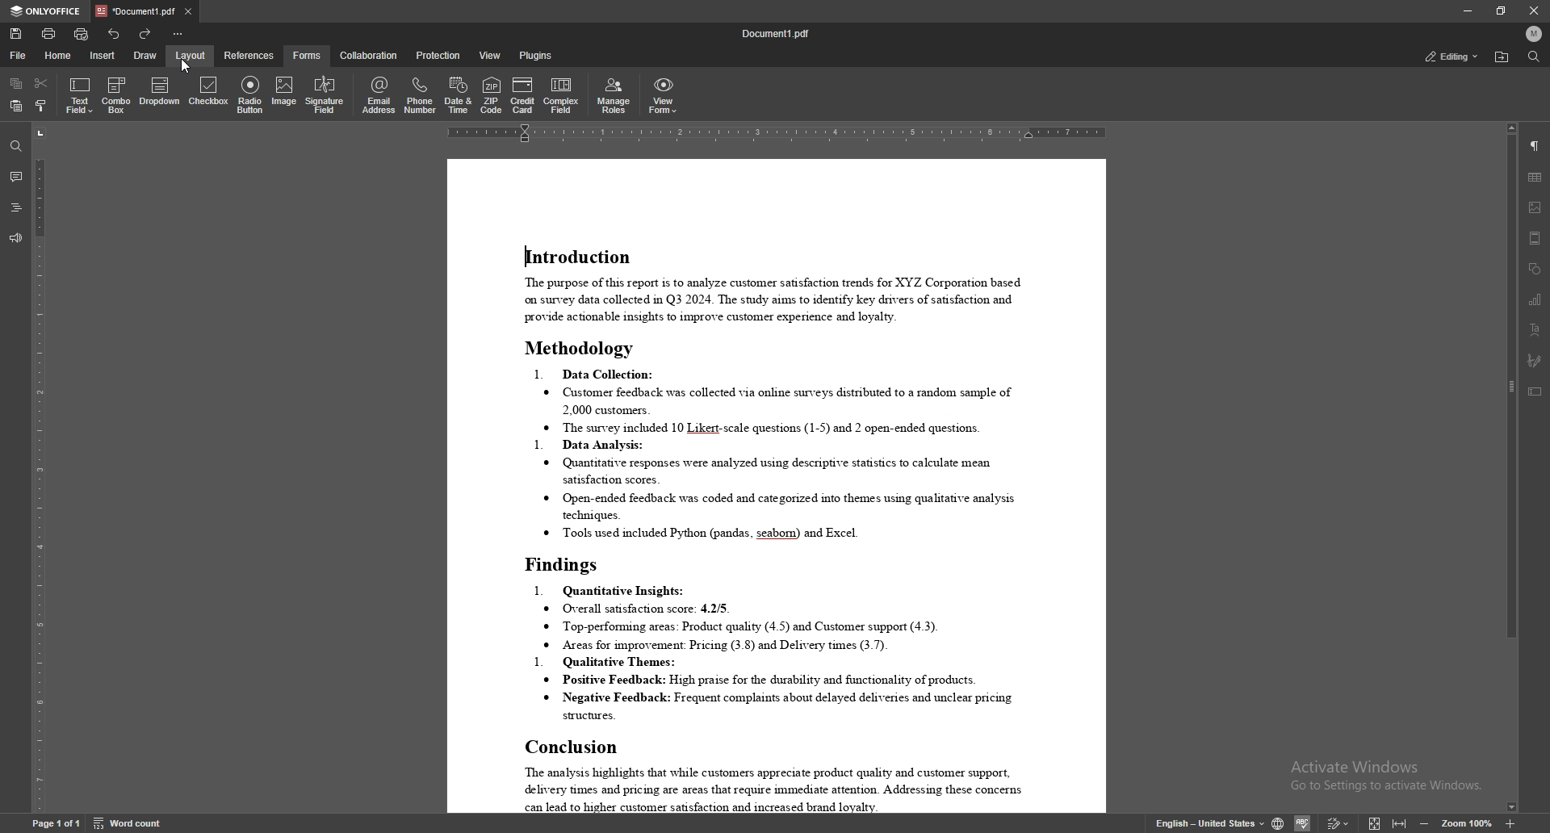 This screenshot has width=1550, height=833. I want to click on scroll bar, so click(1508, 467).